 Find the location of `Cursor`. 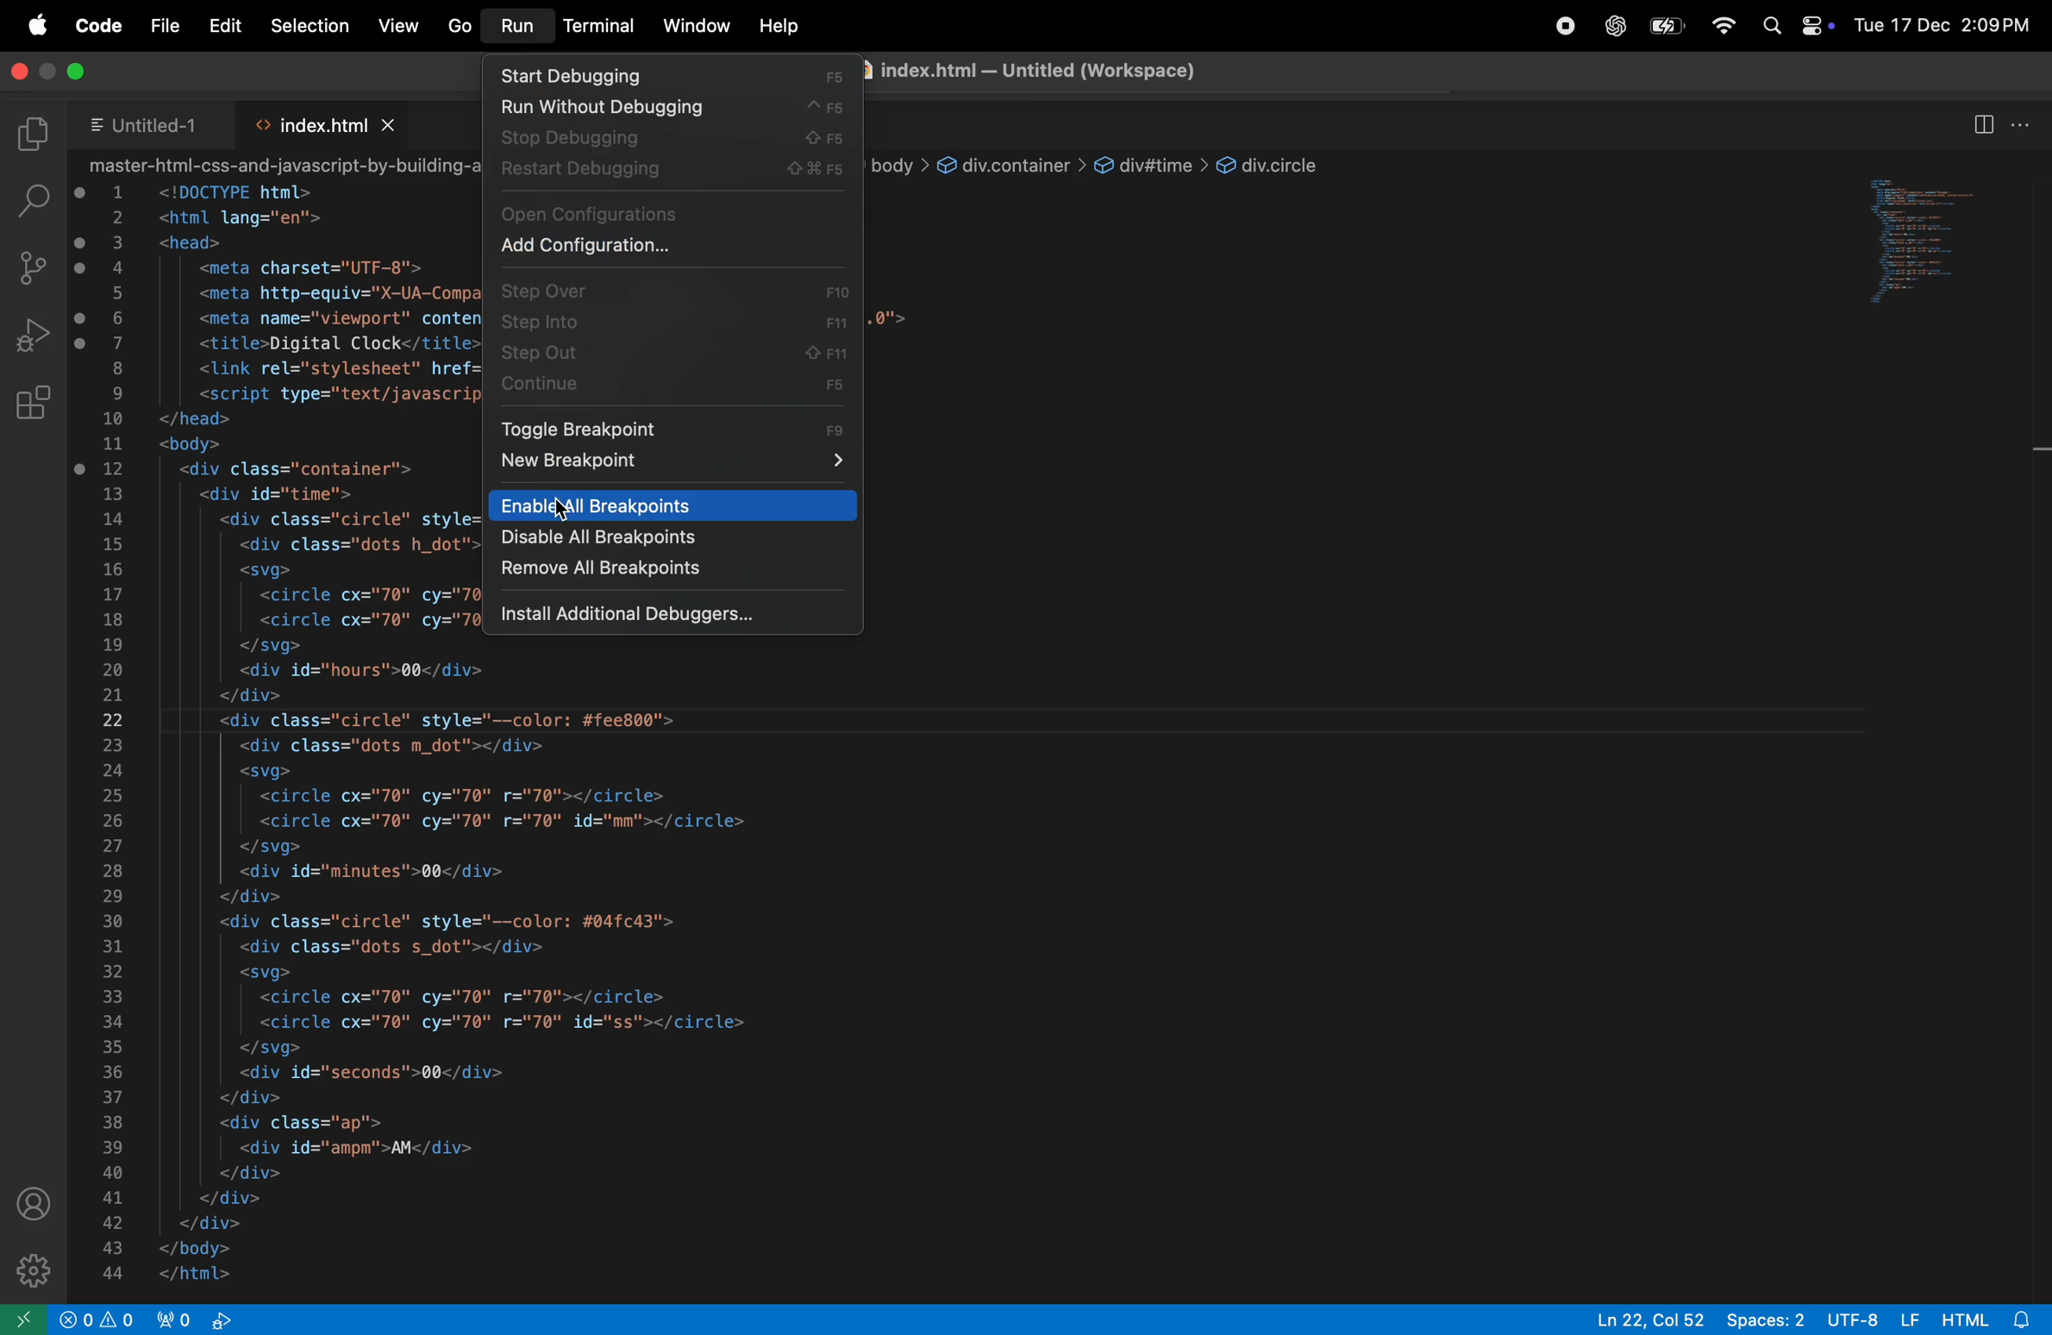

Cursor is located at coordinates (564, 513).